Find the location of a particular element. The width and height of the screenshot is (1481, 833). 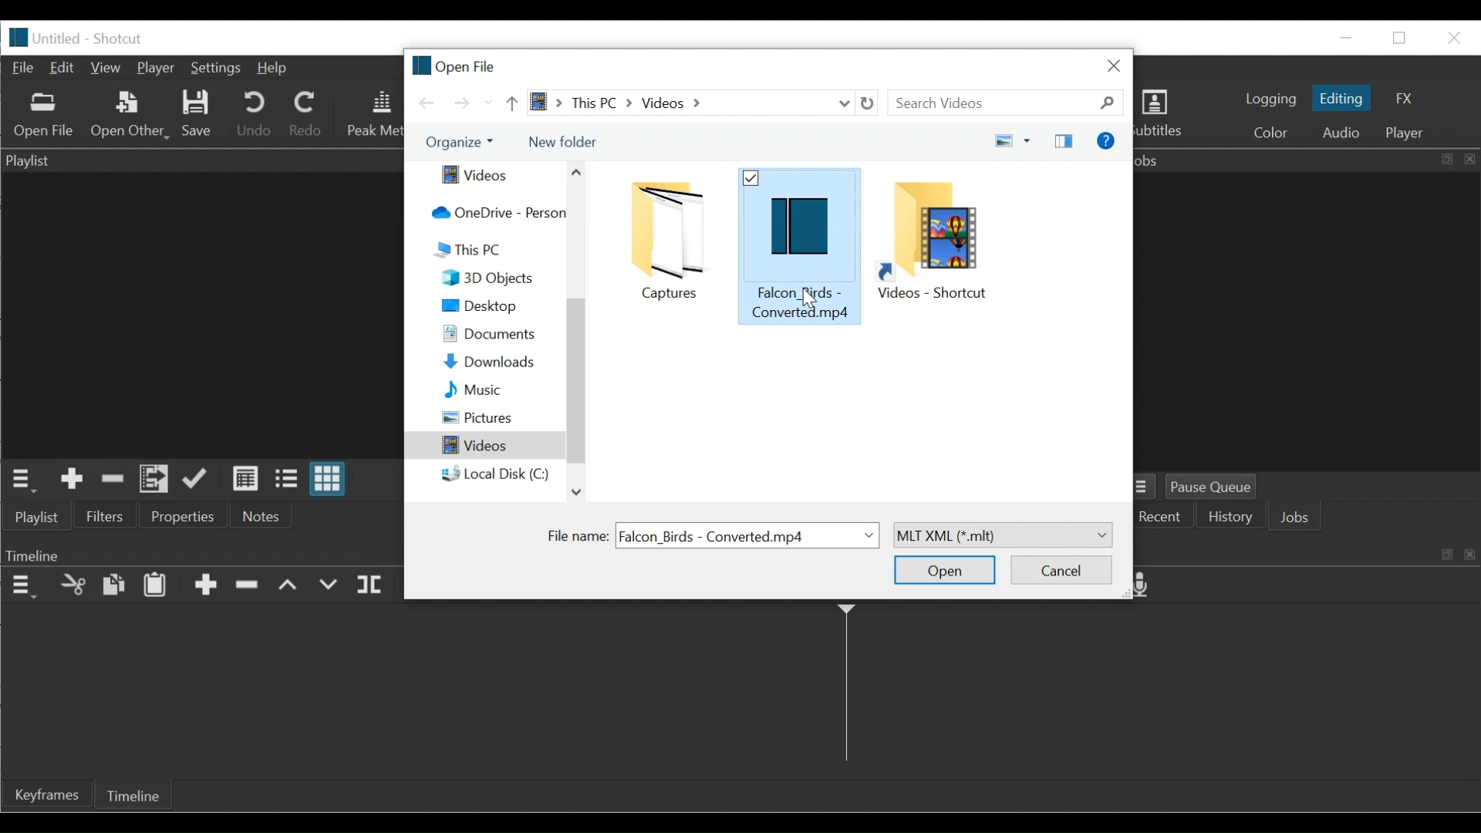

FX is located at coordinates (1401, 99).